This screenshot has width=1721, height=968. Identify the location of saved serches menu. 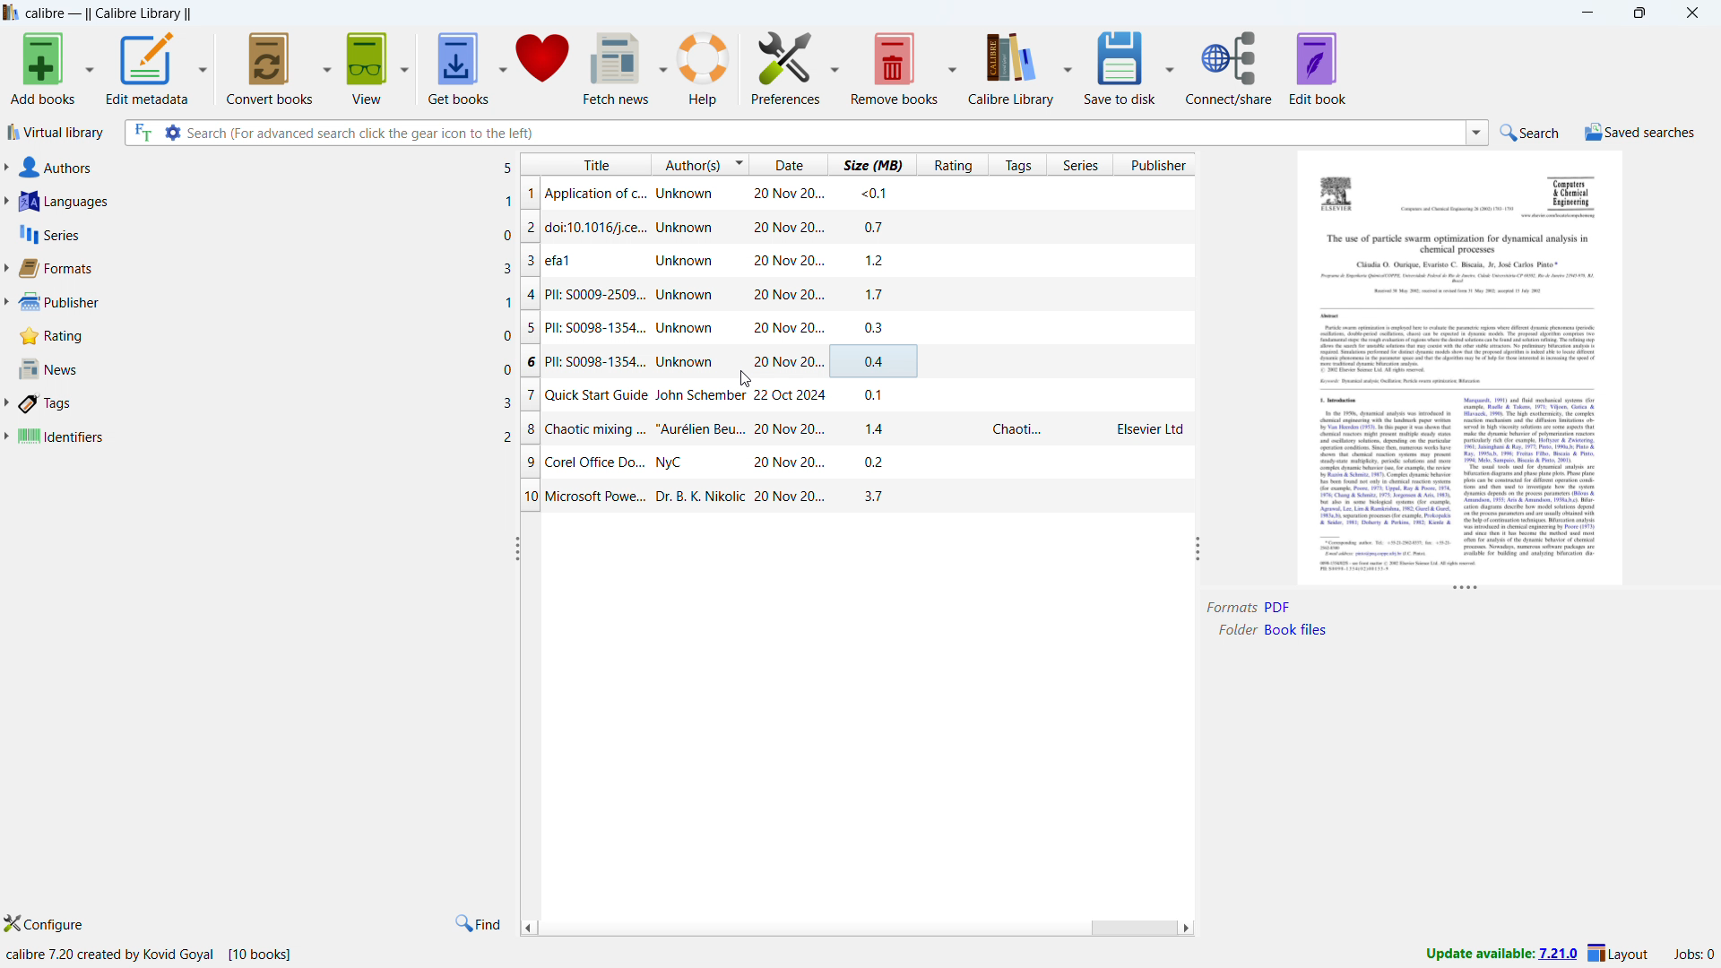
(1640, 134).